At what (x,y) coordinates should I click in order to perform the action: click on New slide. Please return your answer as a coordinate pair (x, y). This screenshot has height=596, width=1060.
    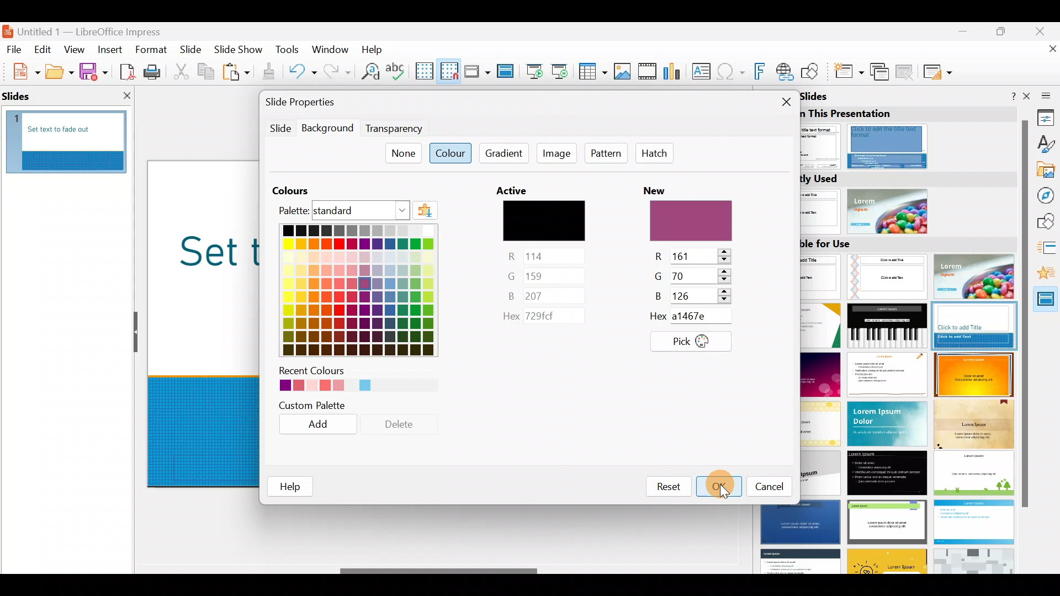
    Looking at the image, I should click on (848, 74).